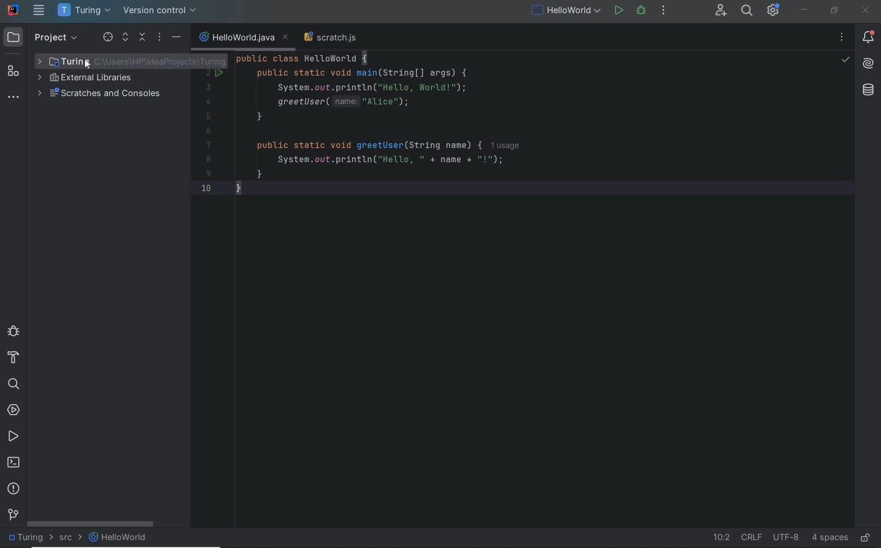  I want to click on structure, so click(15, 72).